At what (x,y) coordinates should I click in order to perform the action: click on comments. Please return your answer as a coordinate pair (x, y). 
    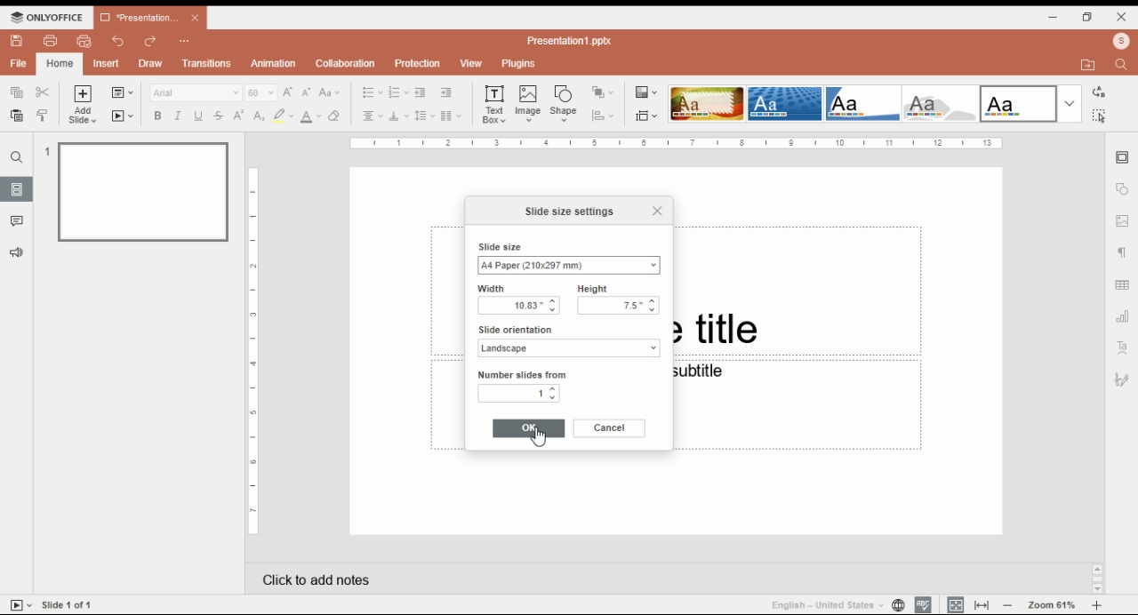
    Looking at the image, I should click on (17, 221).